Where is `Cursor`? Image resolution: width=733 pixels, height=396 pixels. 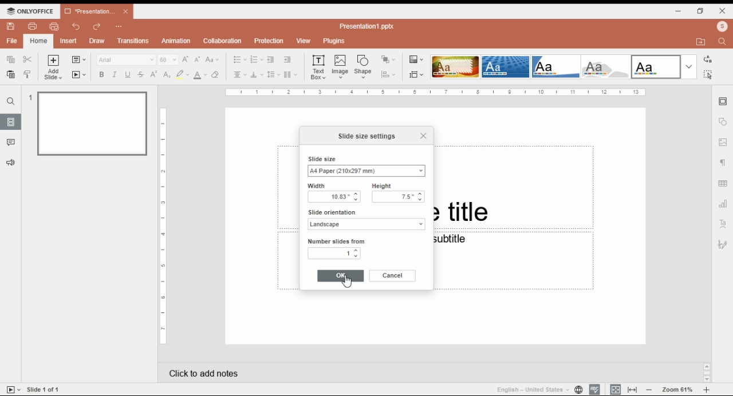
Cursor is located at coordinates (345, 282).